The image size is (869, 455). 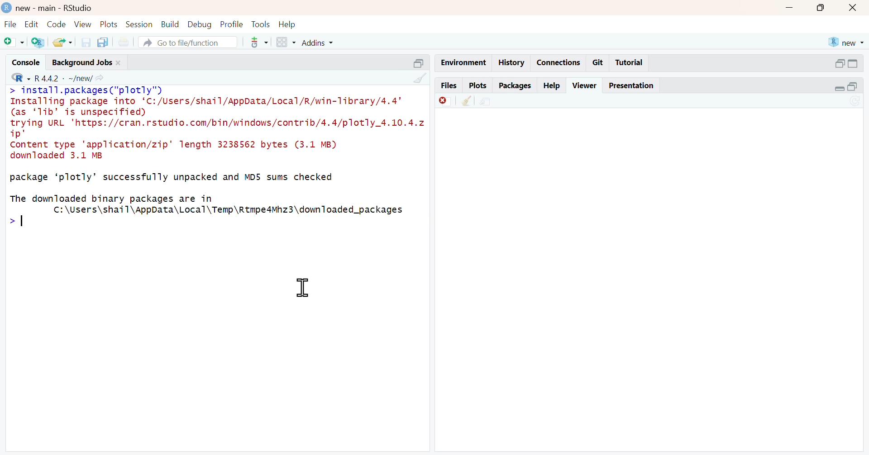 What do you see at coordinates (448, 85) in the screenshot?
I see `files` at bounding box center [448, 85].